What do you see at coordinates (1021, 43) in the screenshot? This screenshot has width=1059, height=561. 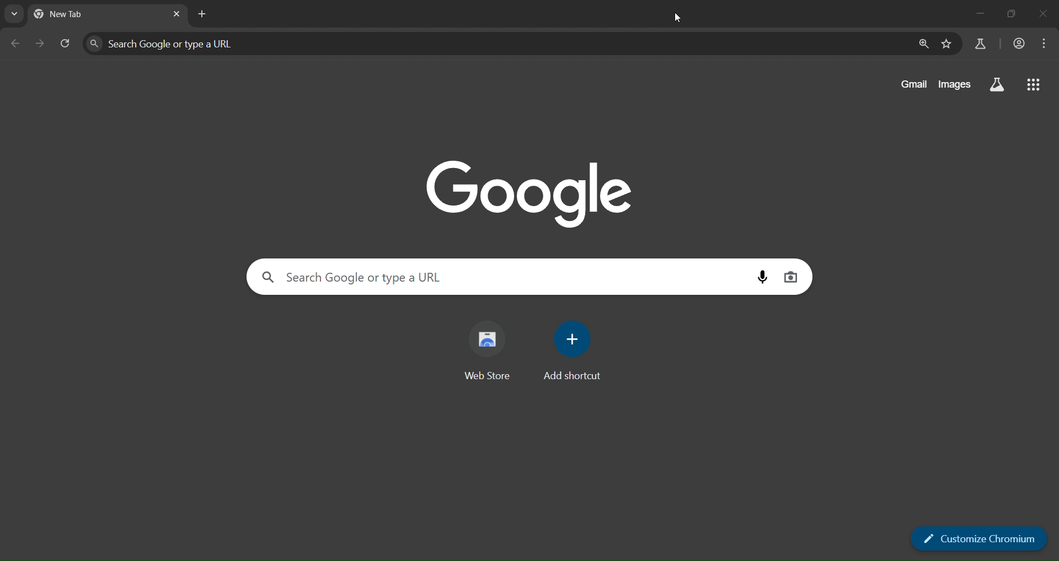 I see `account` at bounding box center [1021, 43].